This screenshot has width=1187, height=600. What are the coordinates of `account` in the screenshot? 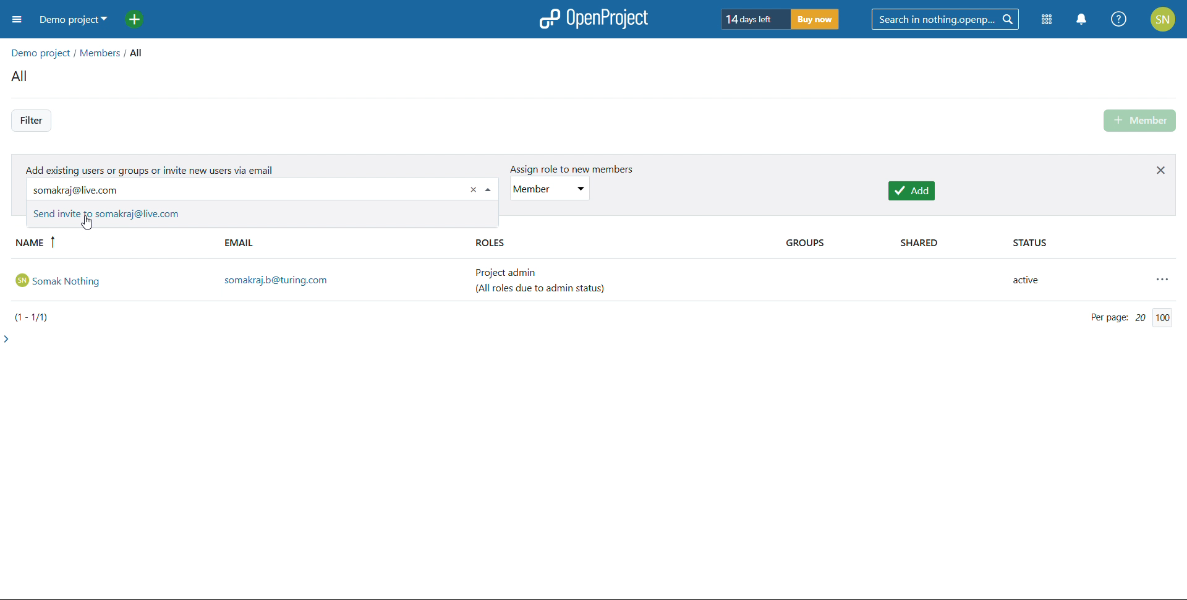 It's located at (1164, 19).